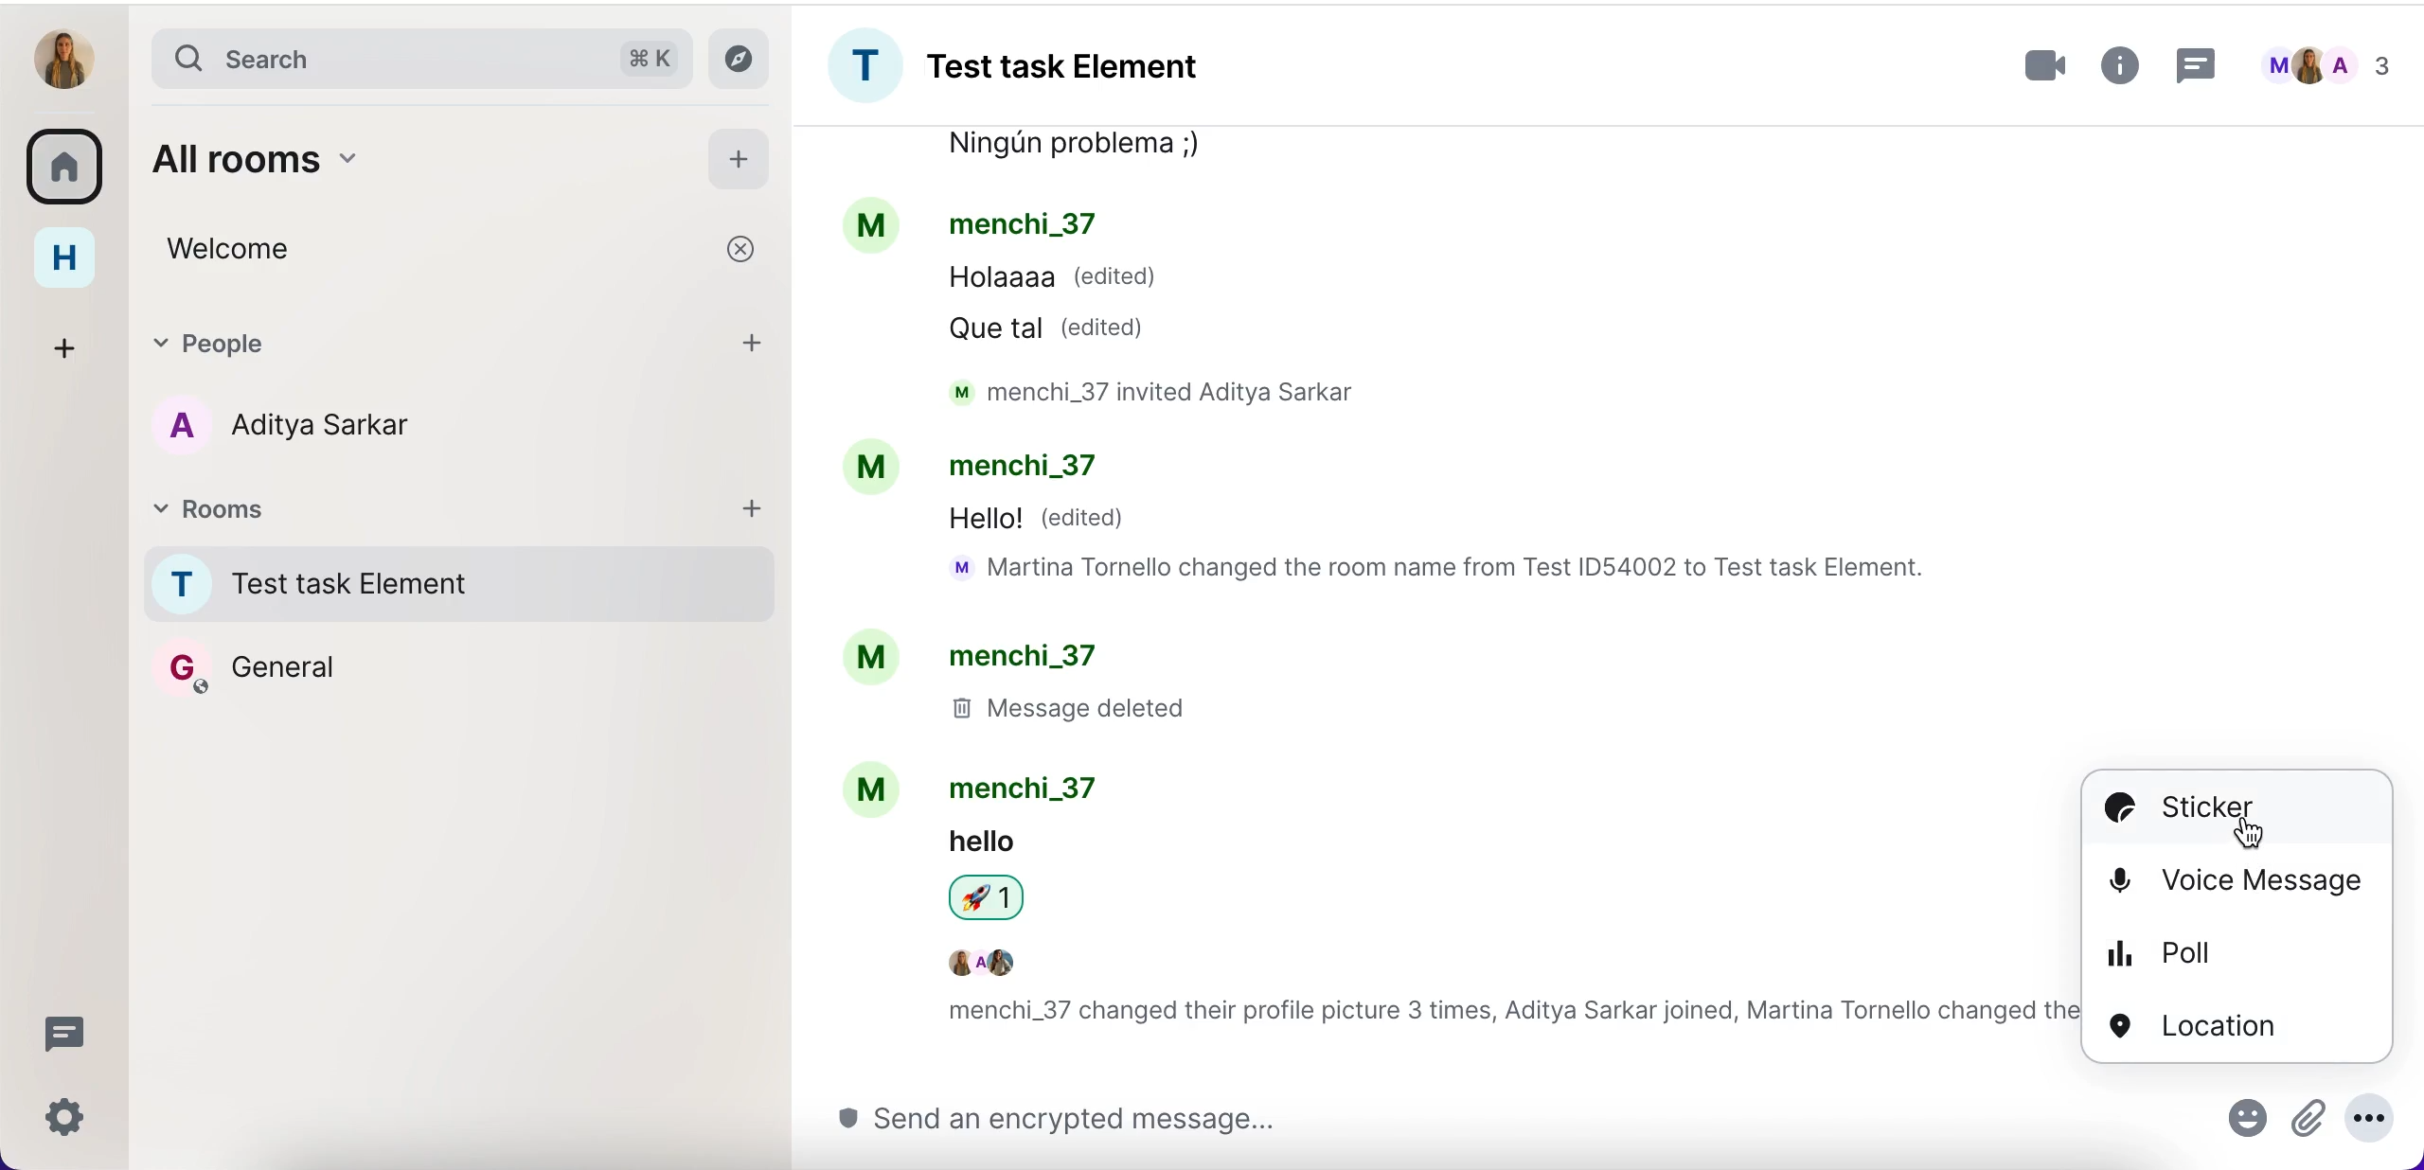 This screenshot has height=1170, width=2424. Describe the element at coordinates (2237, 808) in the screenshot. I see `sticker` at that location.